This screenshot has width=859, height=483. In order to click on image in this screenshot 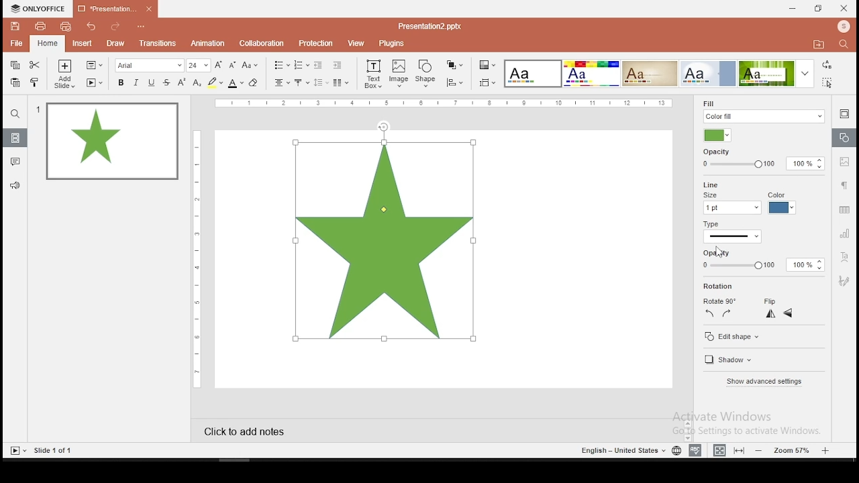, I will do `click(399, 73)`.